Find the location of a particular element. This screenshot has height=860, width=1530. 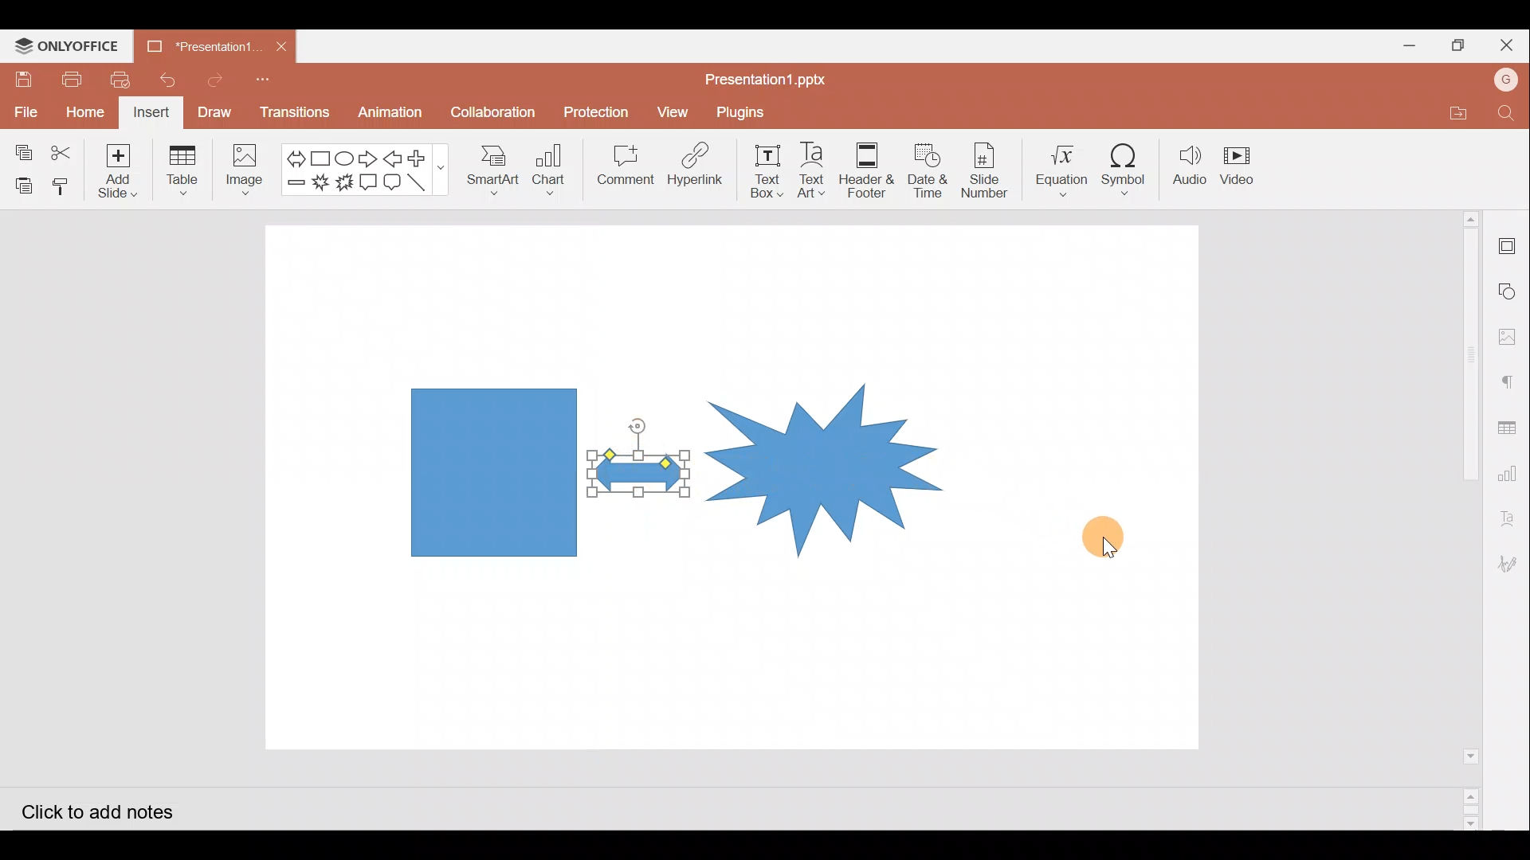

Signature settings is located at coordinates (1512, 566).